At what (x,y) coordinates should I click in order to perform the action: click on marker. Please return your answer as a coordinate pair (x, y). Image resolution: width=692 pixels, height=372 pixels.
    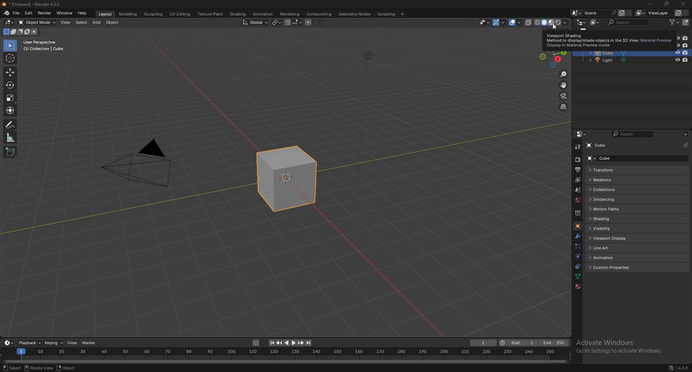
    Looking at the image, I should click on (89, 343).